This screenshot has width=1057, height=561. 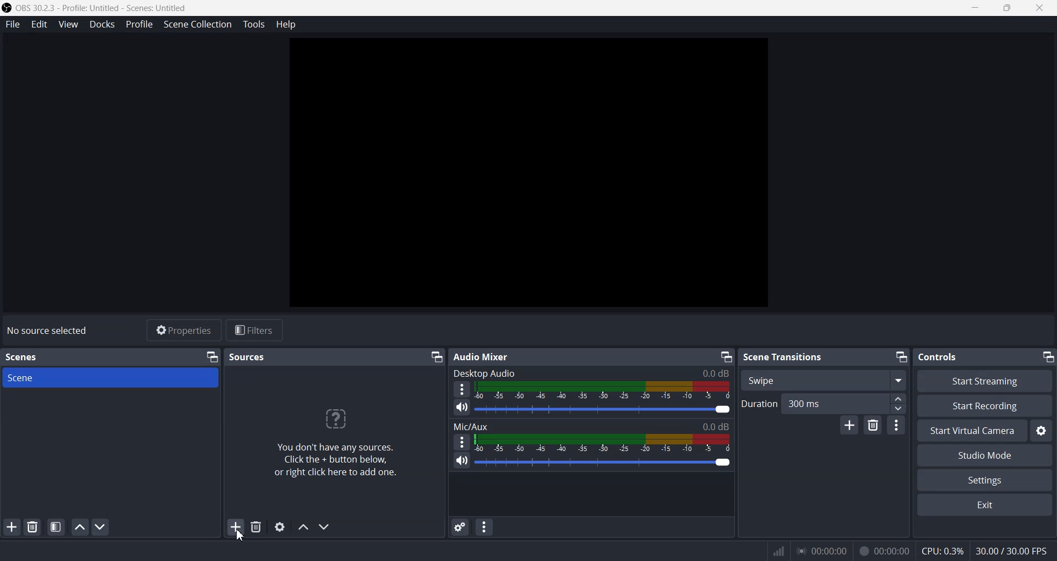 What do you see at coordinates (824, 403) in the screenshot?
I see `Duration` at bounding box center [824, 403].